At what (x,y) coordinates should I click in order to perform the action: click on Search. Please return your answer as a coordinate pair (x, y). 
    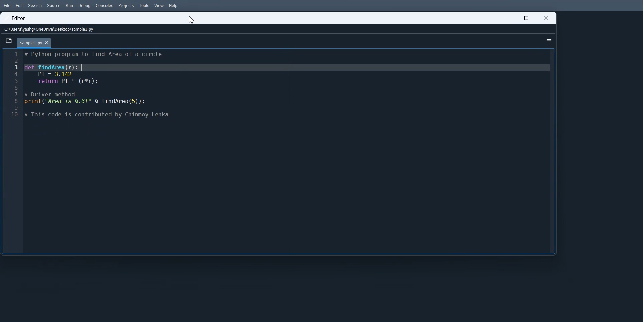
    Looking at the image, I should click on (35, 6).